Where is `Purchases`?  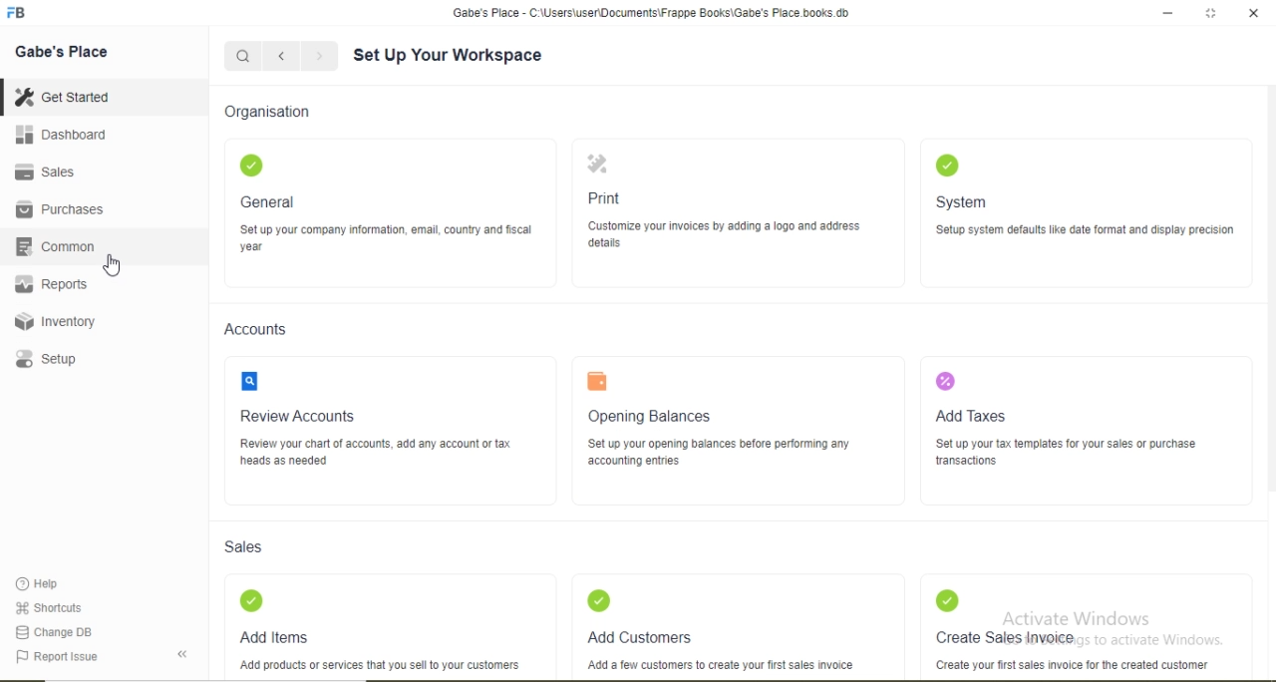 Purchases is located at coordinates (59, 209).